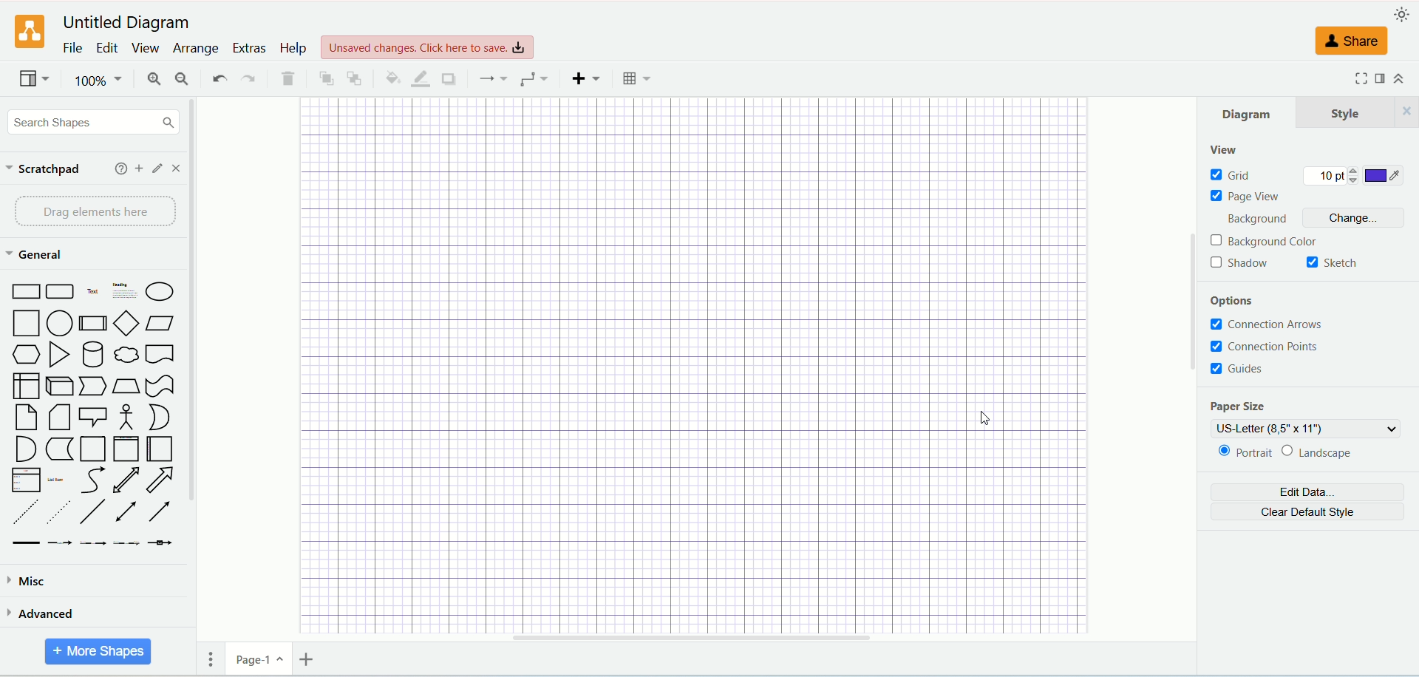  What do you see at coordinates (93, 324) in the screenshot?
I see `Process` at bounding box center [93, 324].